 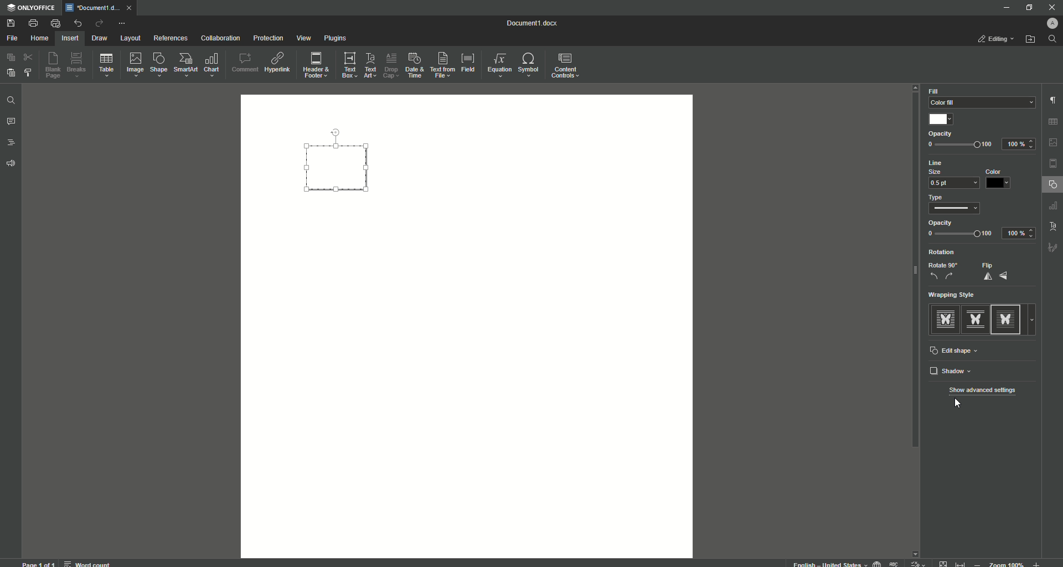 I want to click on page 1 of 1, so click(x=39, y=563).